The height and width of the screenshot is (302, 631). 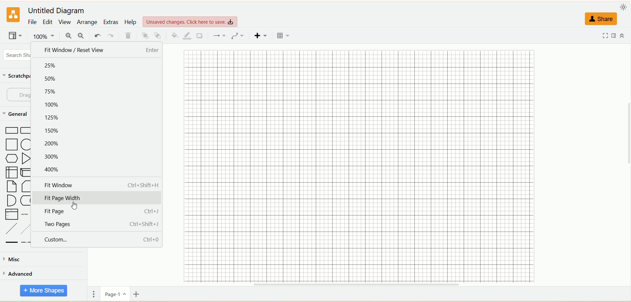 What do you see at coordinates (51, 169) in the screenshot?
I see `400%` at bounding box center [51, 169].